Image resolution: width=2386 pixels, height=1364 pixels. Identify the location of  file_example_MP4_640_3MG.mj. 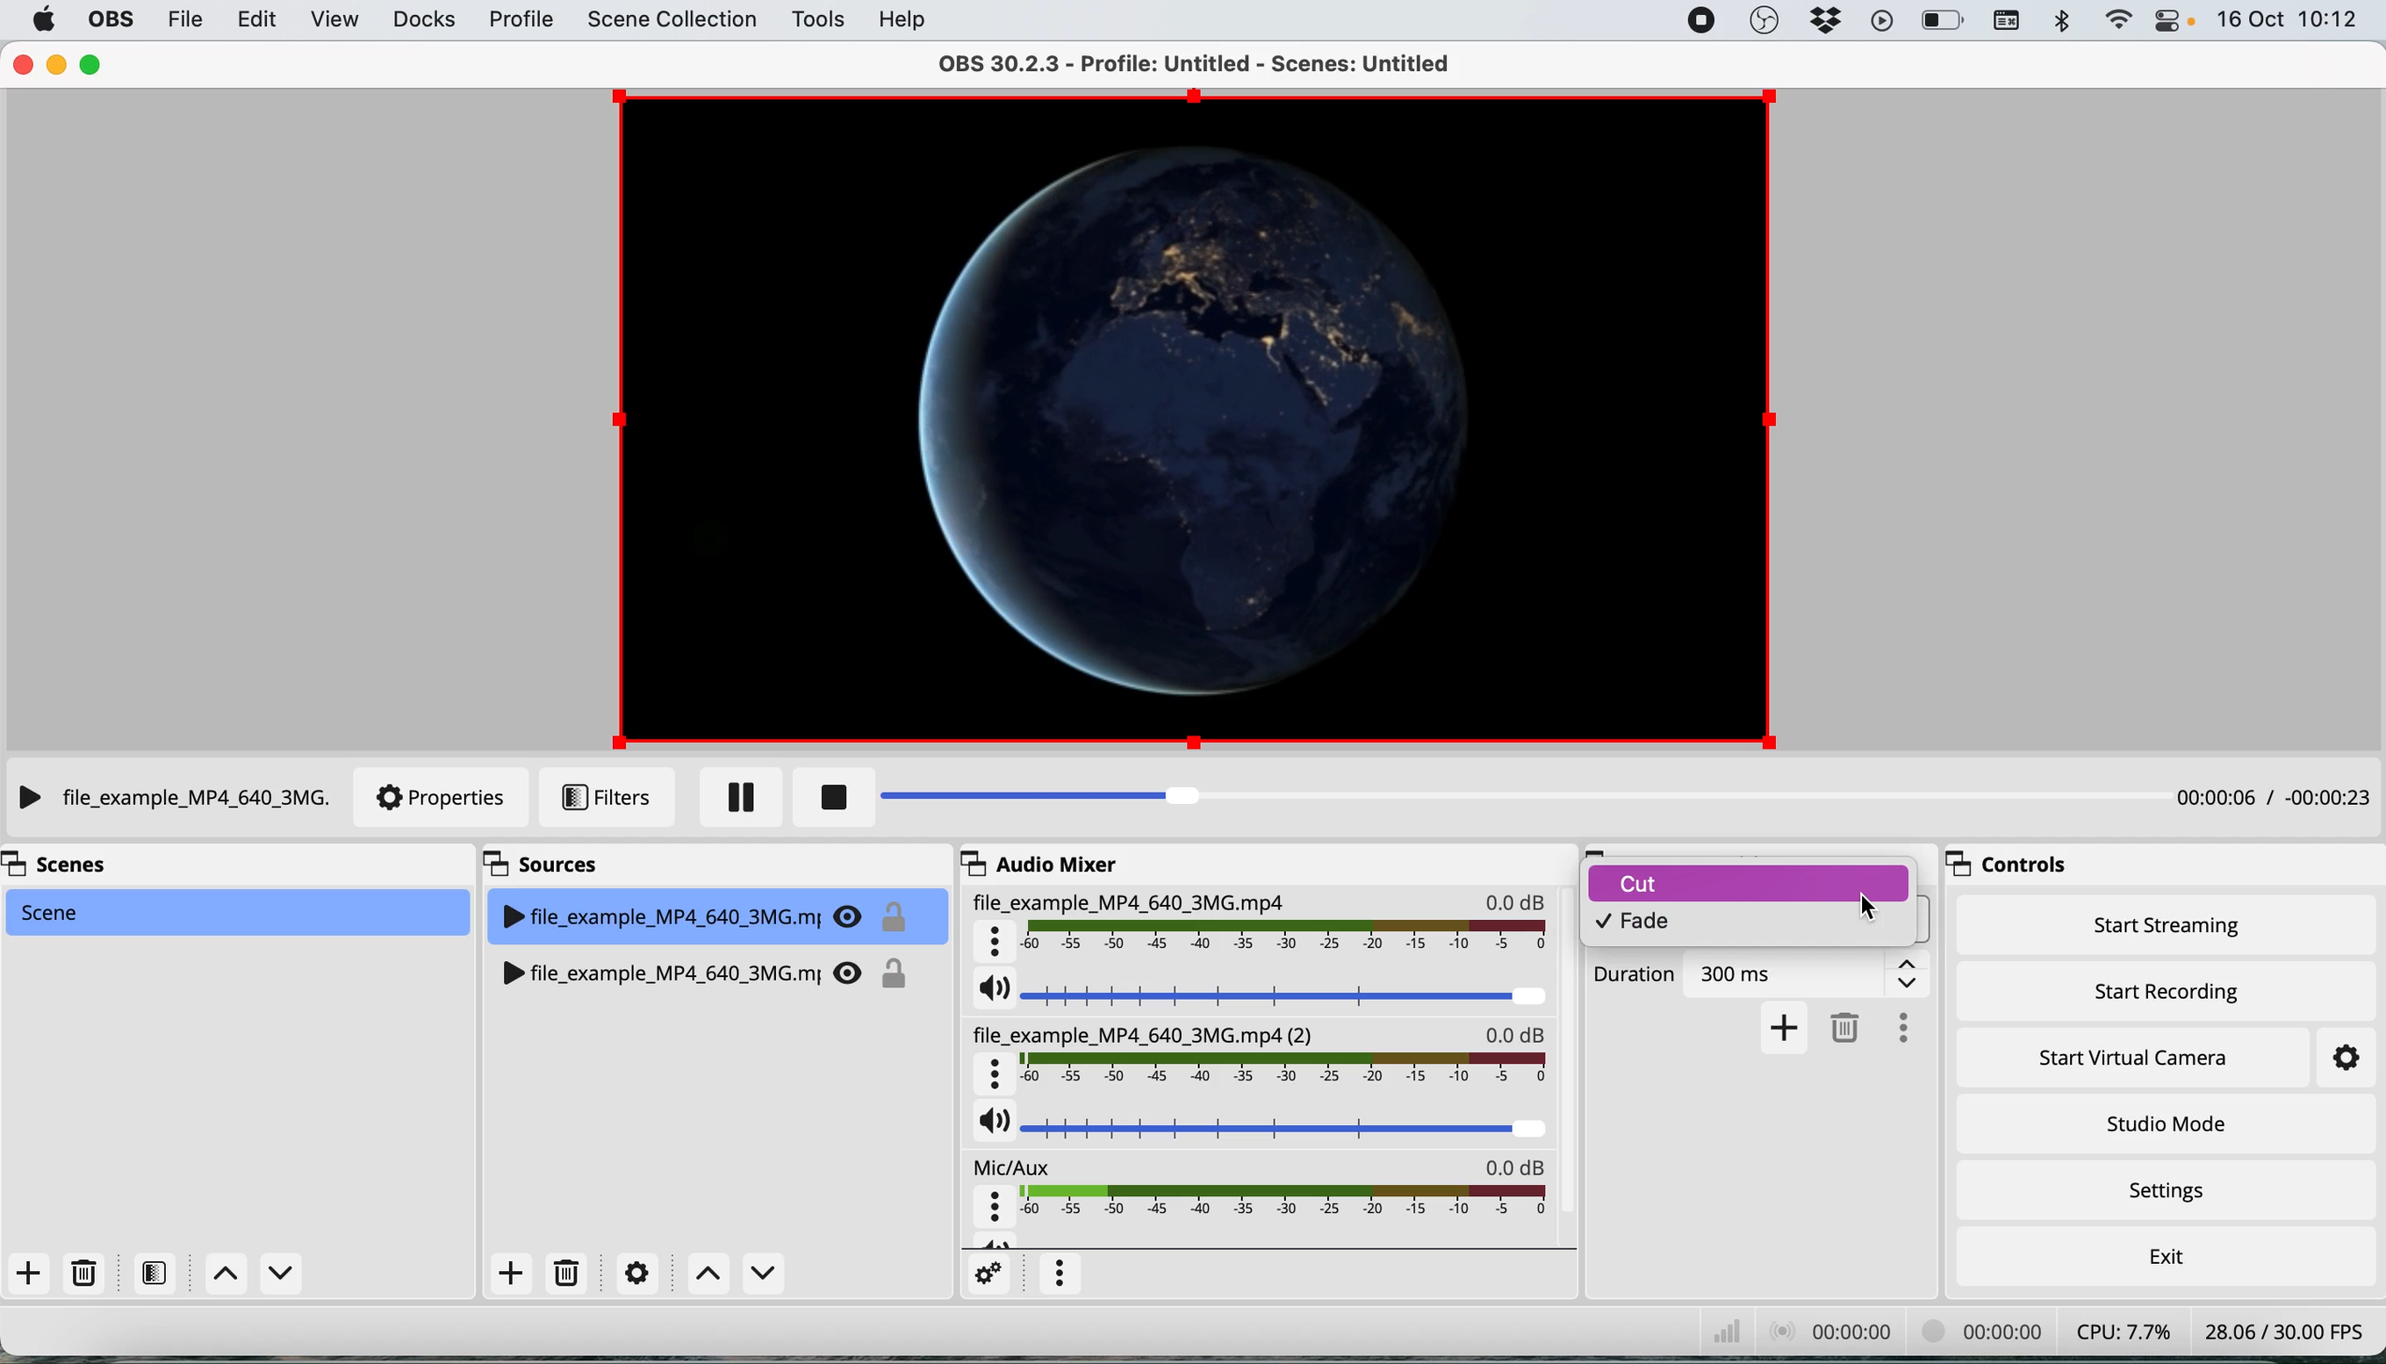
(711, 915).